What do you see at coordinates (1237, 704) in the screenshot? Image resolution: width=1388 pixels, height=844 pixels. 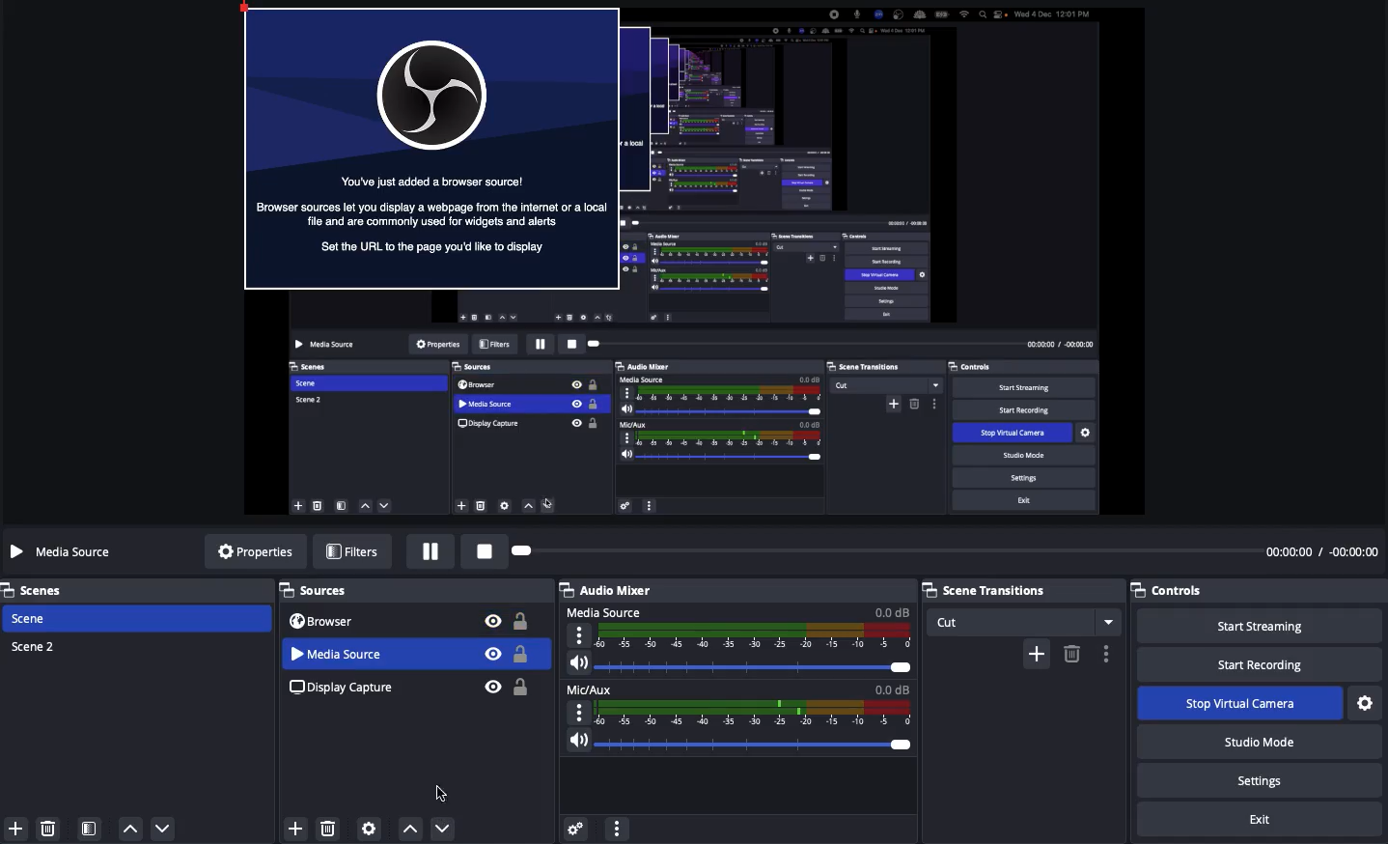 I see `Stop virtual camera` at bounding box center [1237, 704].